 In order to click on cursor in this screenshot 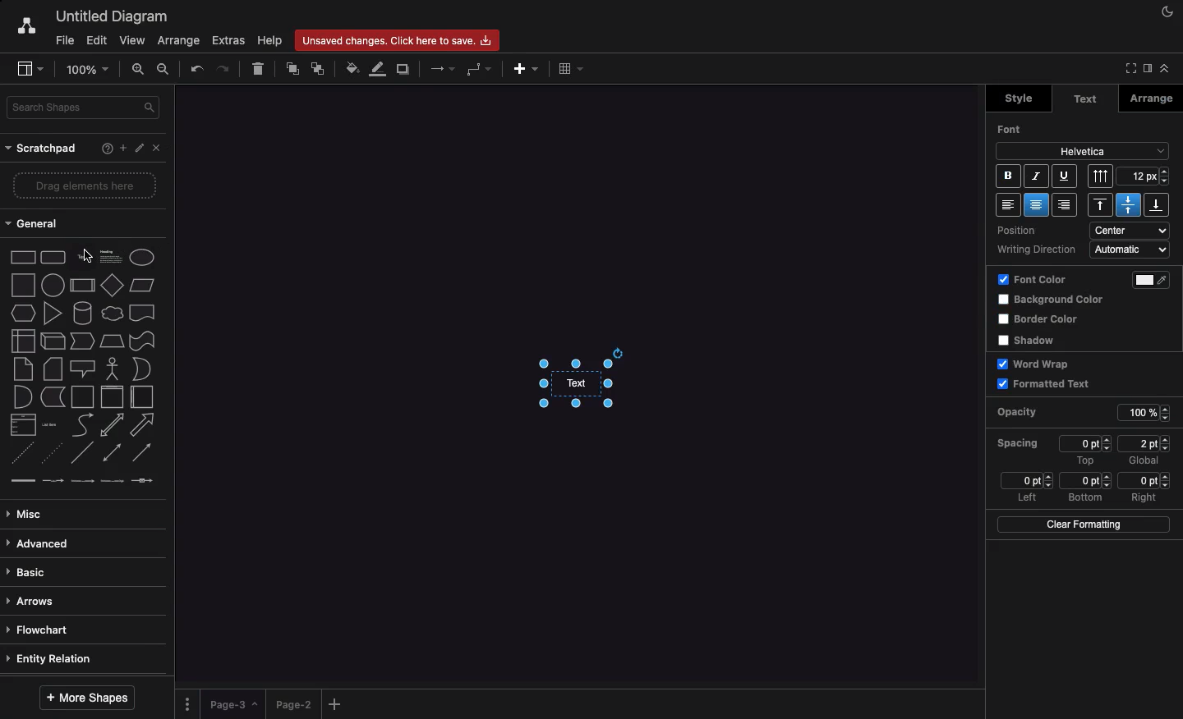, I will do `click(87, 255)`.